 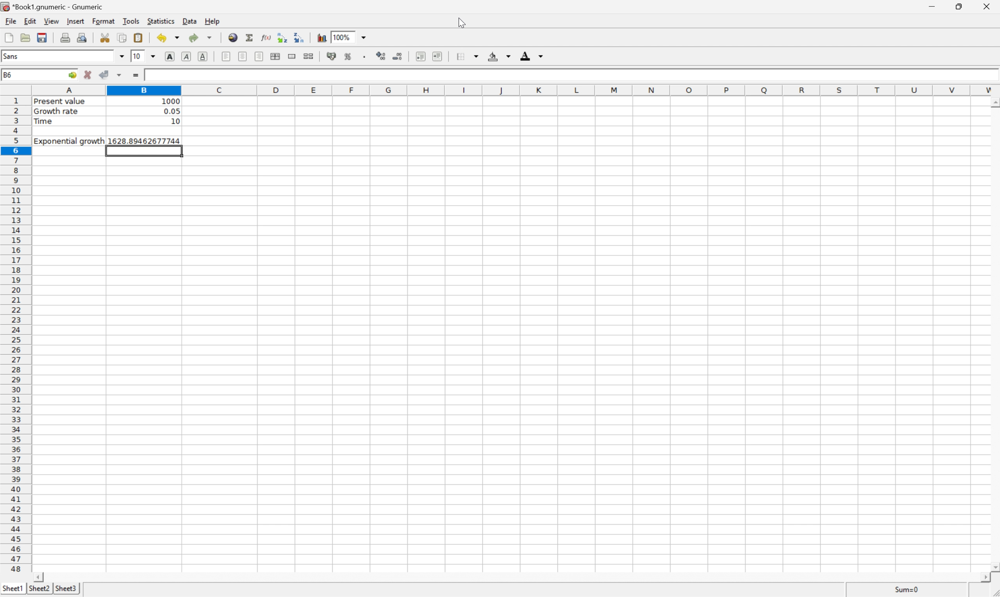 I want to click on Present value, so click(x=61, y=102).